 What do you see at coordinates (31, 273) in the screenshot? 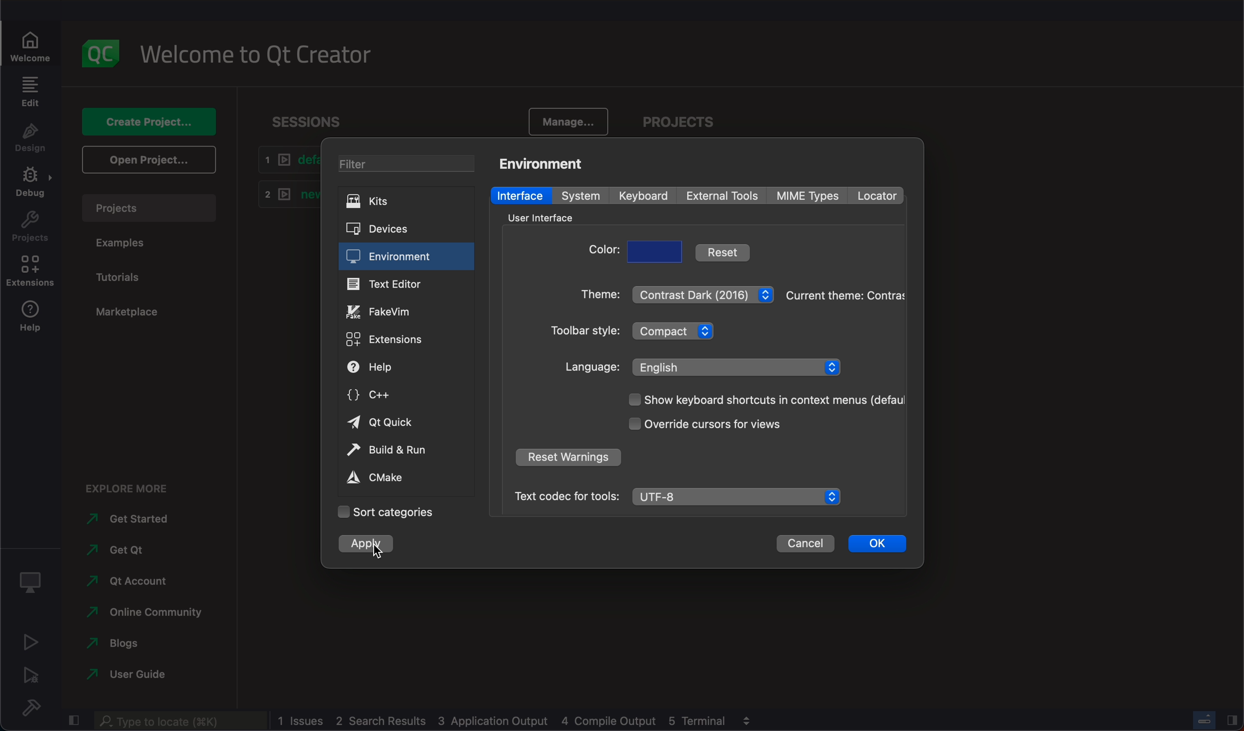
I see `extensions` at bounding box center [31, 273].